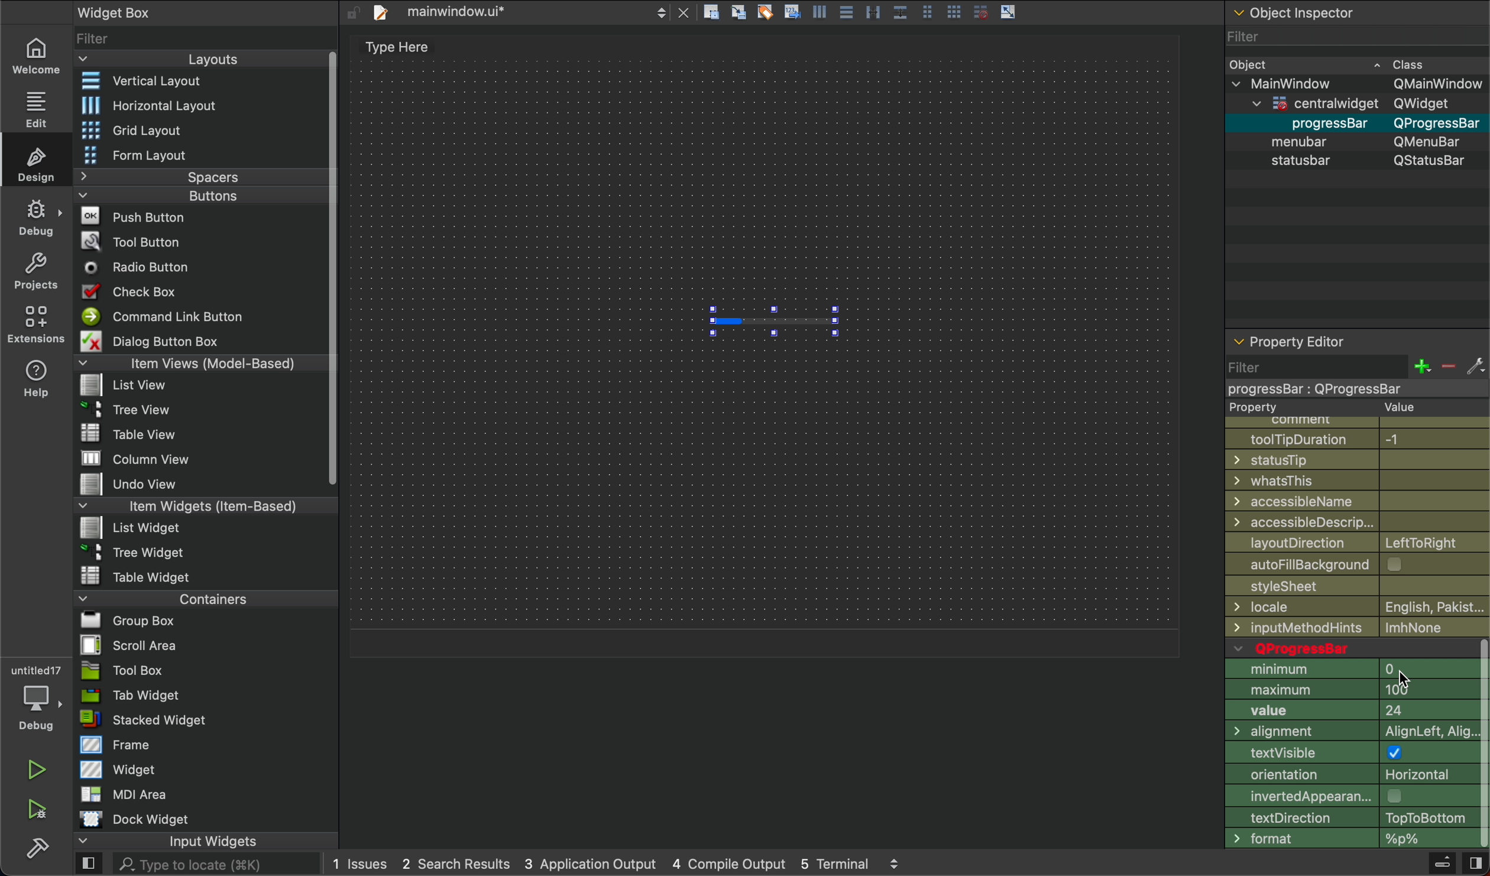 This screenshot has width=1490, height=876. What do you see at coordinates (37, 271) in the screenshot?
I see `project` at bounding box center [37, 271].